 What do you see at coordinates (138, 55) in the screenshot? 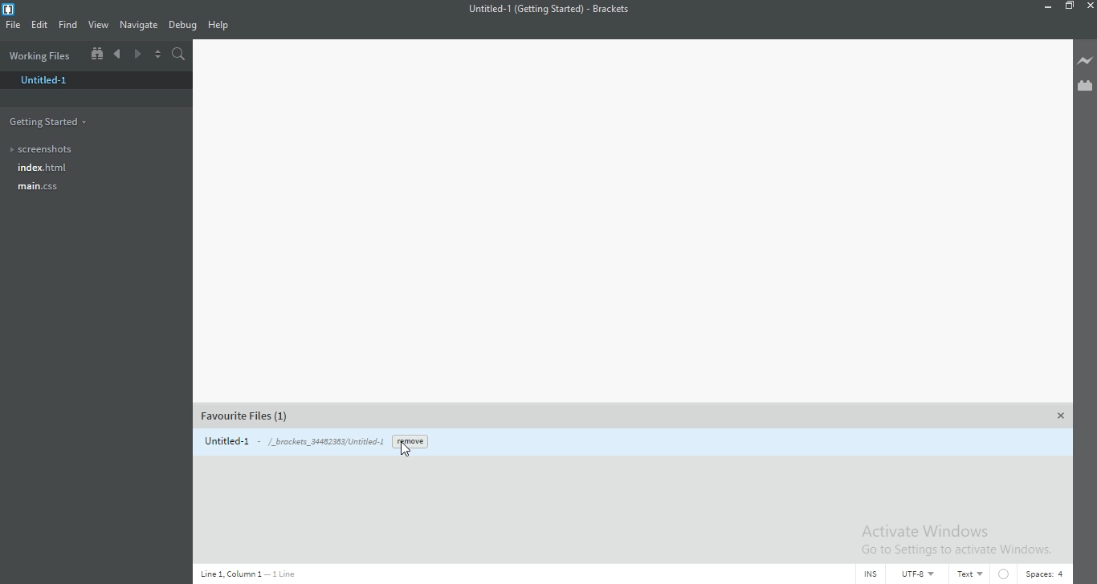
I see `Next document` at bounding box center [138, 55].